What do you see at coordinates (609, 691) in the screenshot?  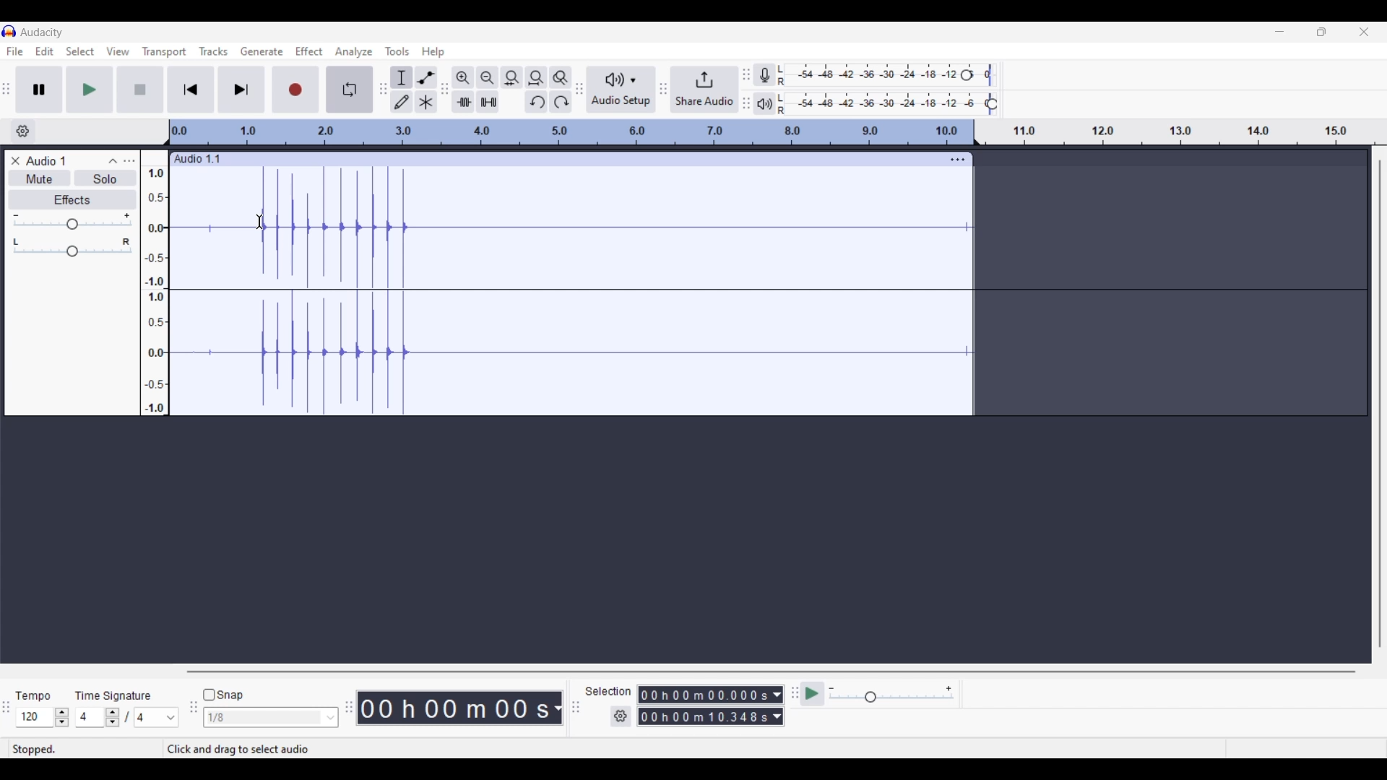 I see `Selection` at bounding box center [609, 691].